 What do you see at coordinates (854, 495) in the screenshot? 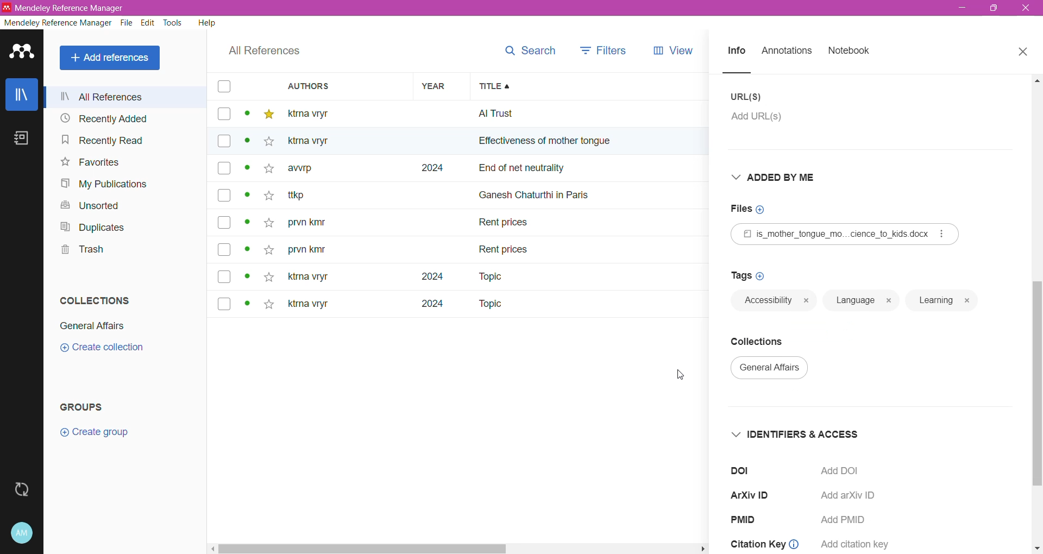
I see `Add arXiv ID` at bounding box center [854, 495].